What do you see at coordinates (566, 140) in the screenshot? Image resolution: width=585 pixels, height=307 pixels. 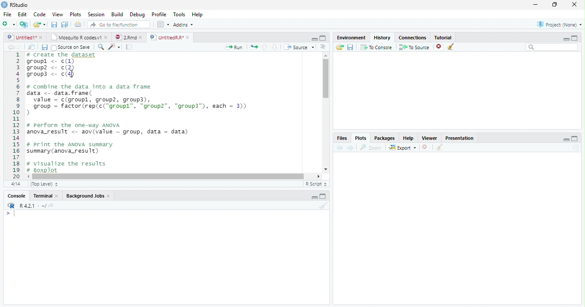 I see `Minimize` at bounding box center [566, 140].